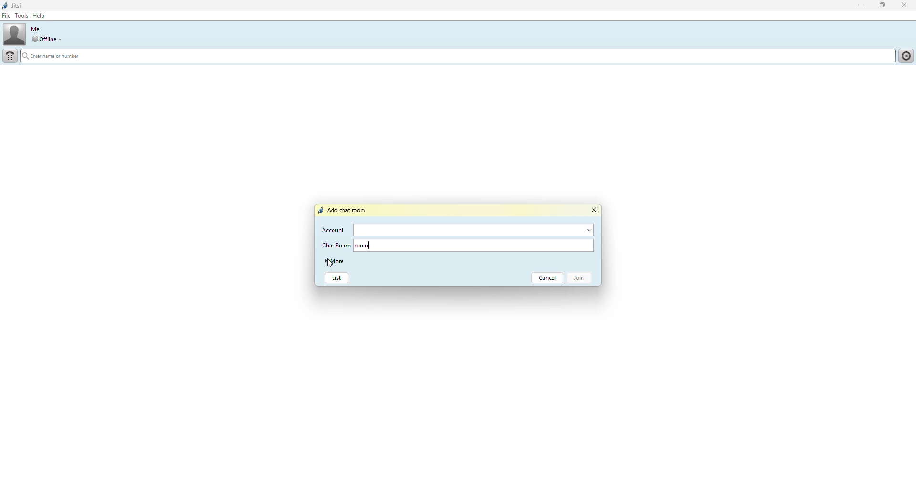  Describe the element at coordinates (457, 56) in the screenshot. I see `search name` at that location.